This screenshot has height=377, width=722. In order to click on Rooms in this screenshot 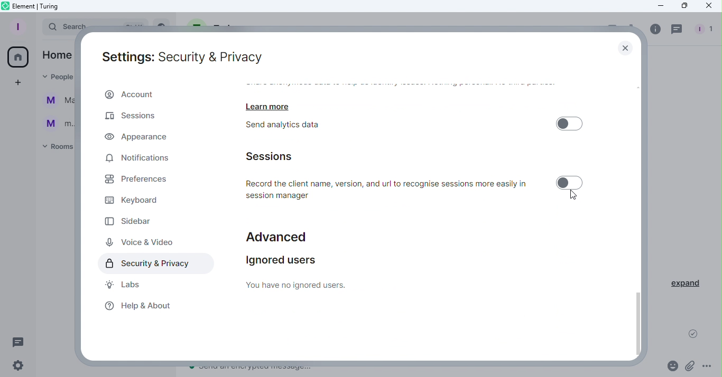, I will do `click(56, 148)`.